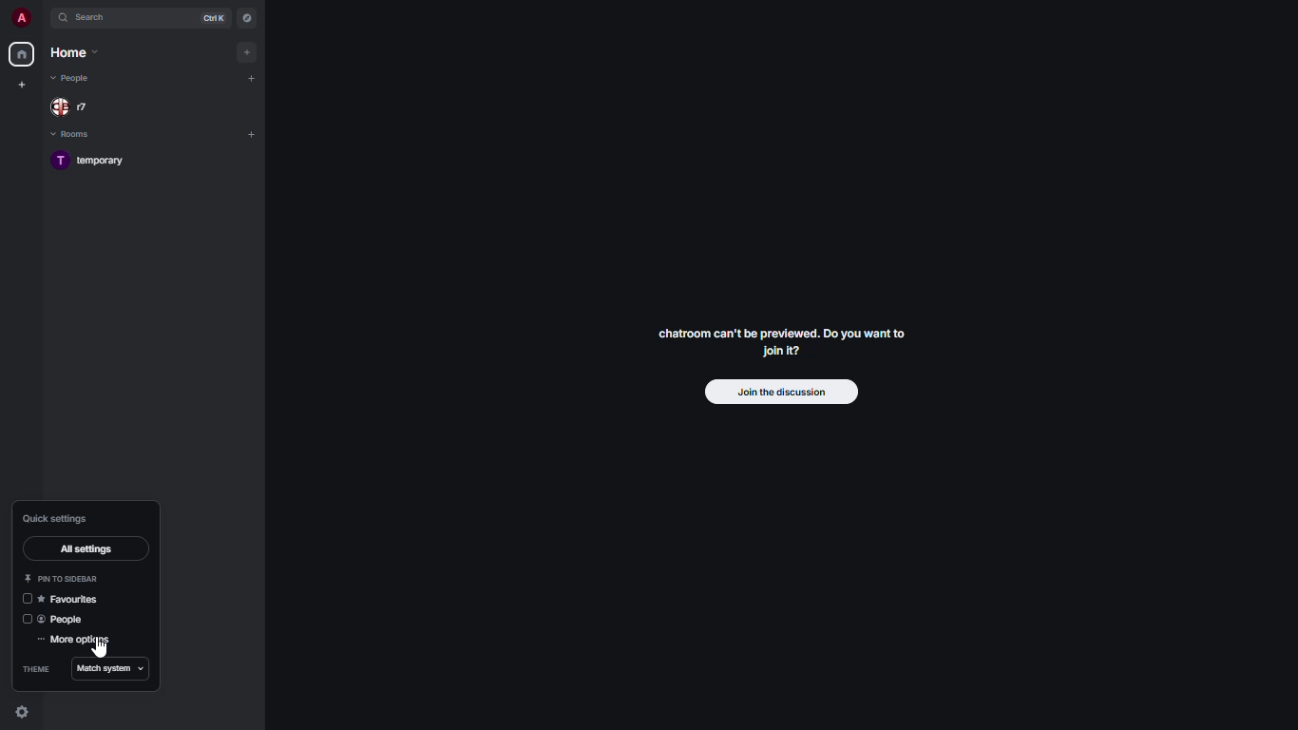  What do you see at coordinates (85, 548) in the screenshot?
I see `all settings` at bounding box center [85, 548].